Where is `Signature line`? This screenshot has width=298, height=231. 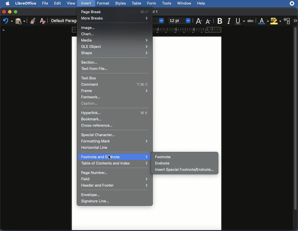 Signature line is located at coordinates (98, 201).